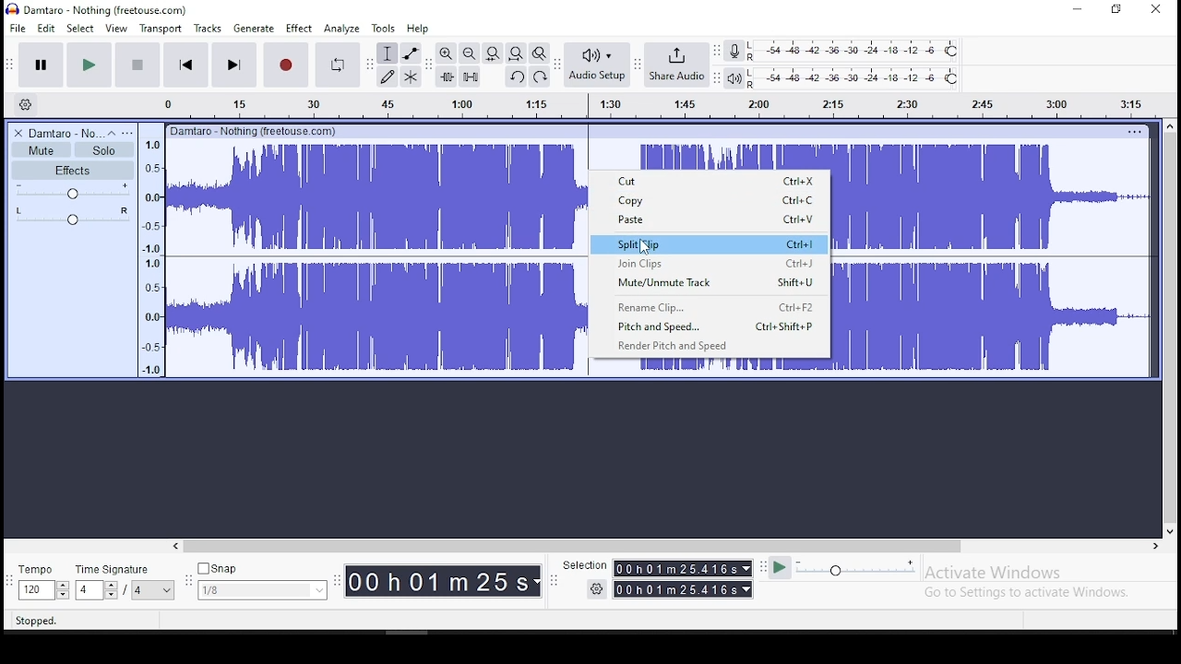 Image resolution: width=1181 pixels, height=664 pixels. What do you see at coordinates (26, 105) in the screenshot?
I see `timeline settings` at bounding box center [26, 105].